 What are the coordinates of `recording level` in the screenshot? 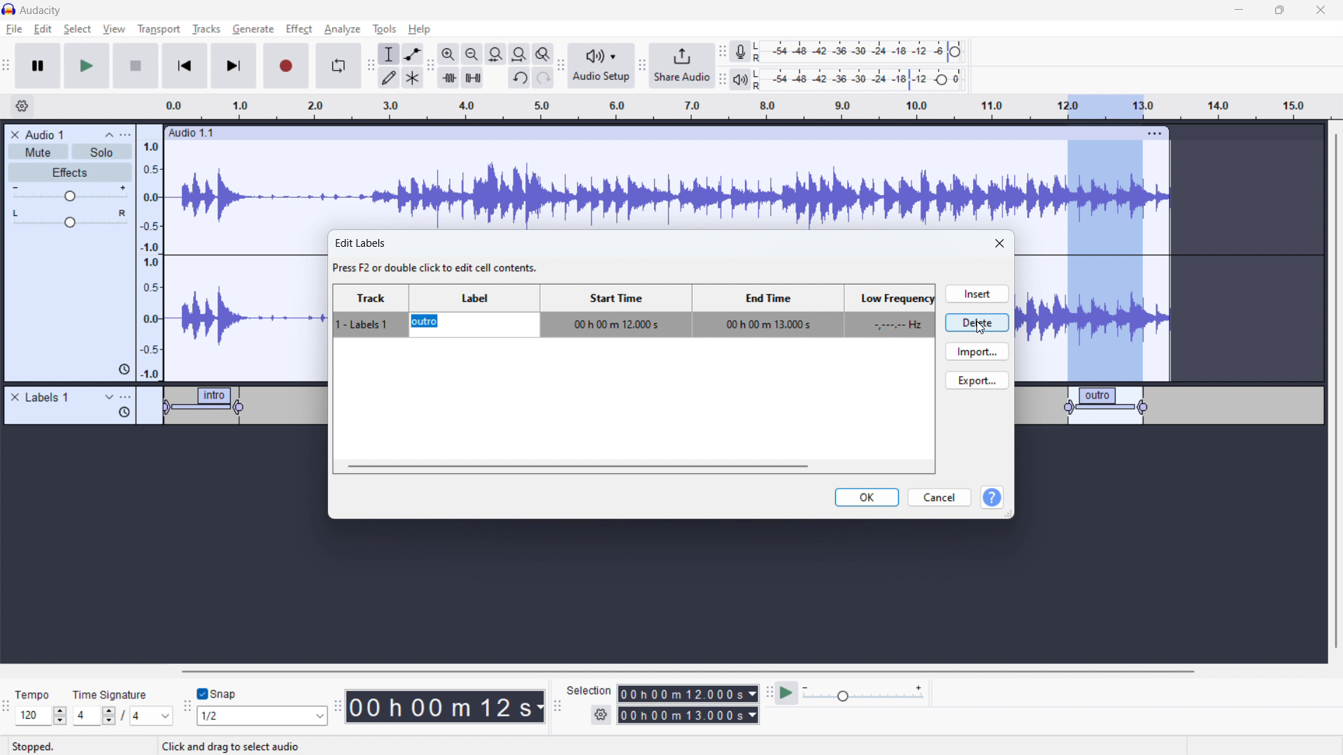 It's located at (867, 52).